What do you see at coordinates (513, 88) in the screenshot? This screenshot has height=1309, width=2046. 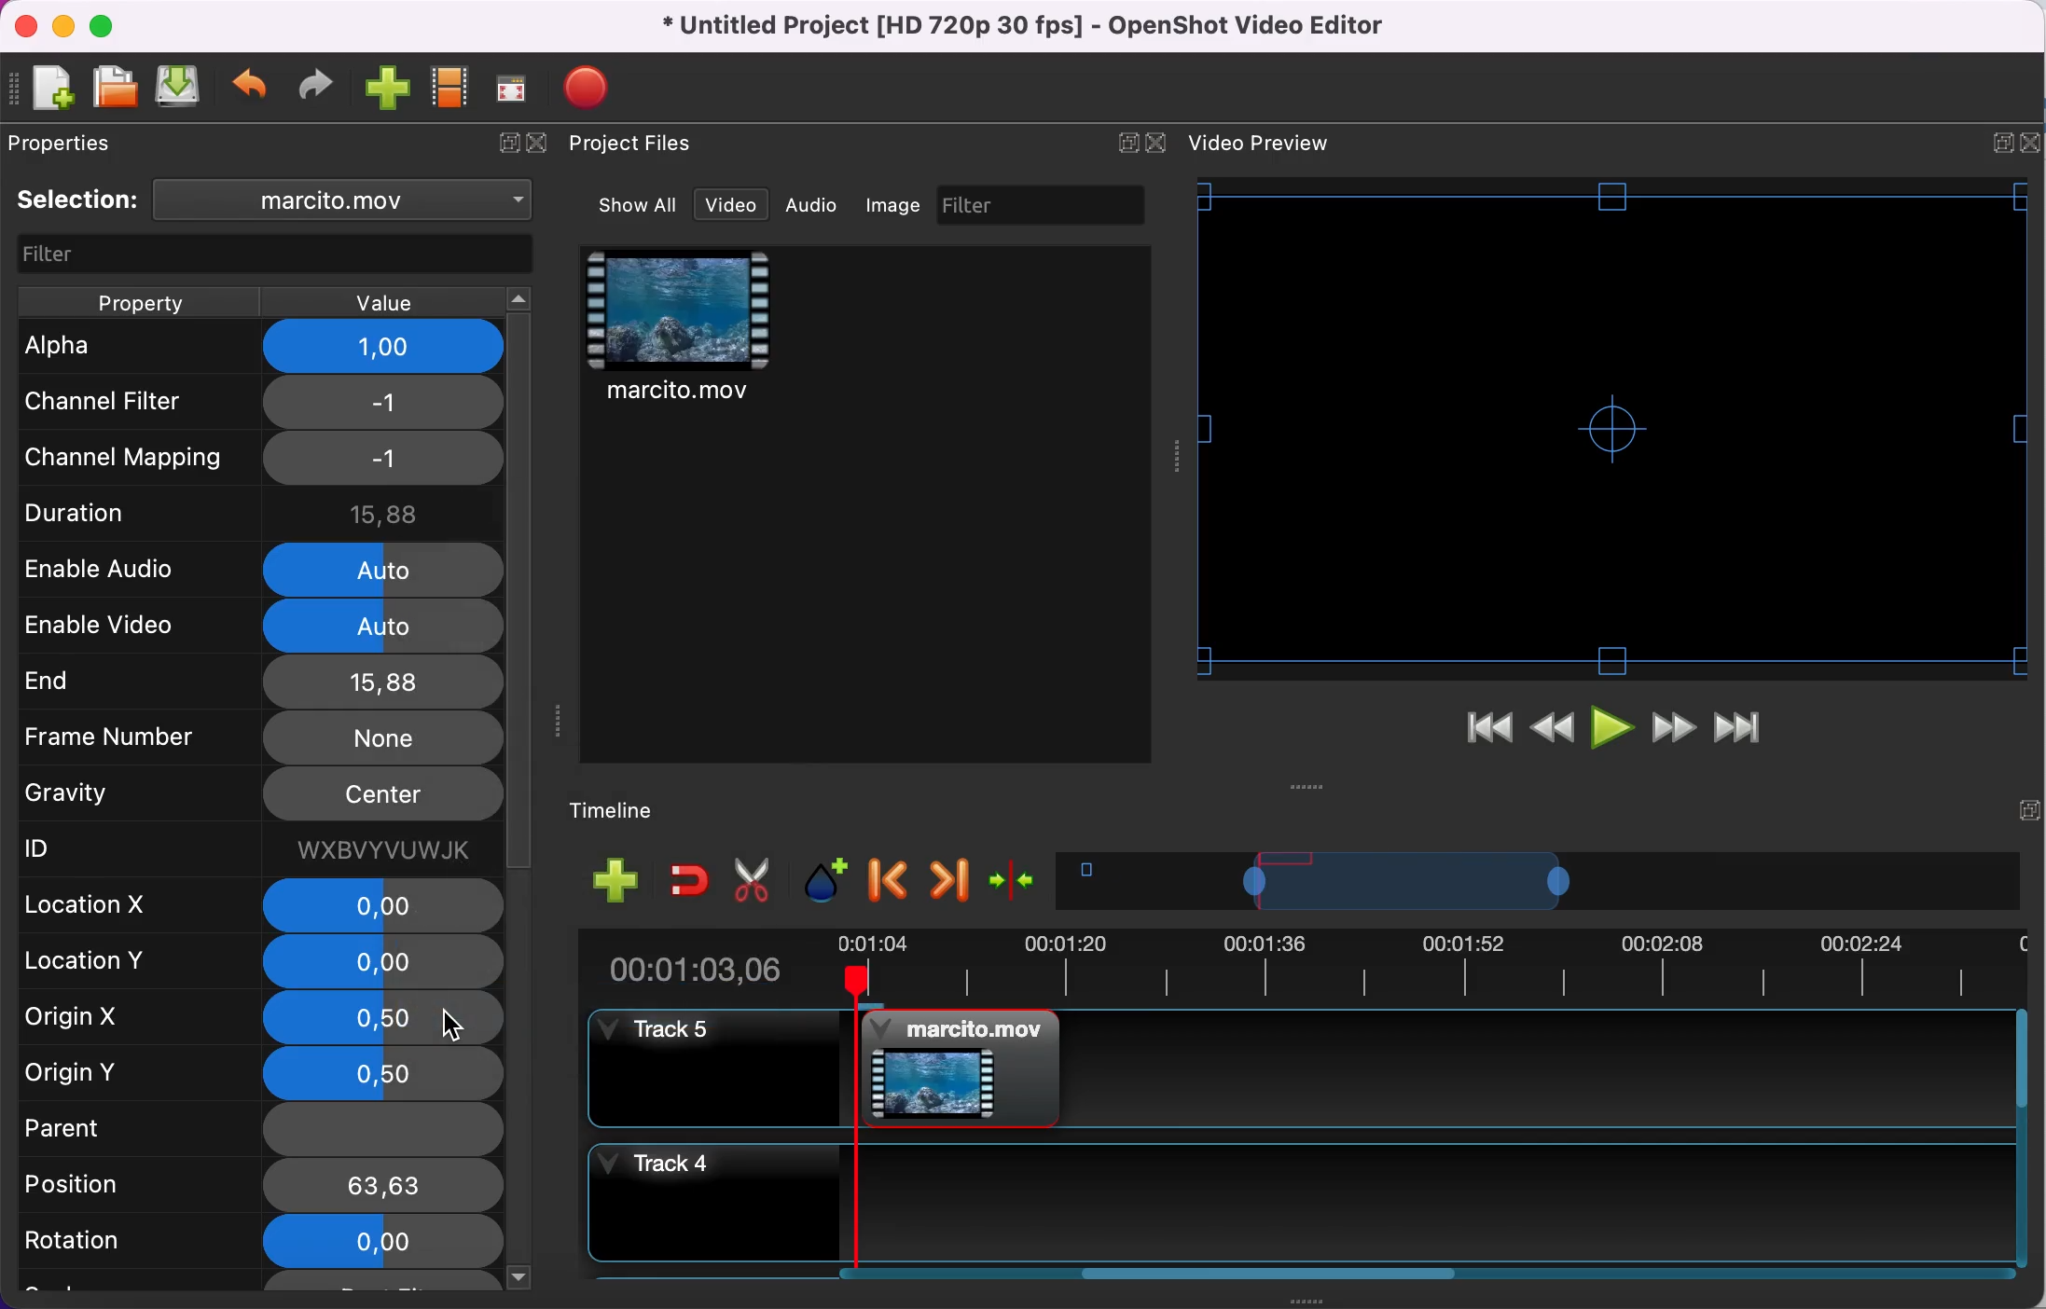 I see `fullscreen` at bounding box center [513, 88].